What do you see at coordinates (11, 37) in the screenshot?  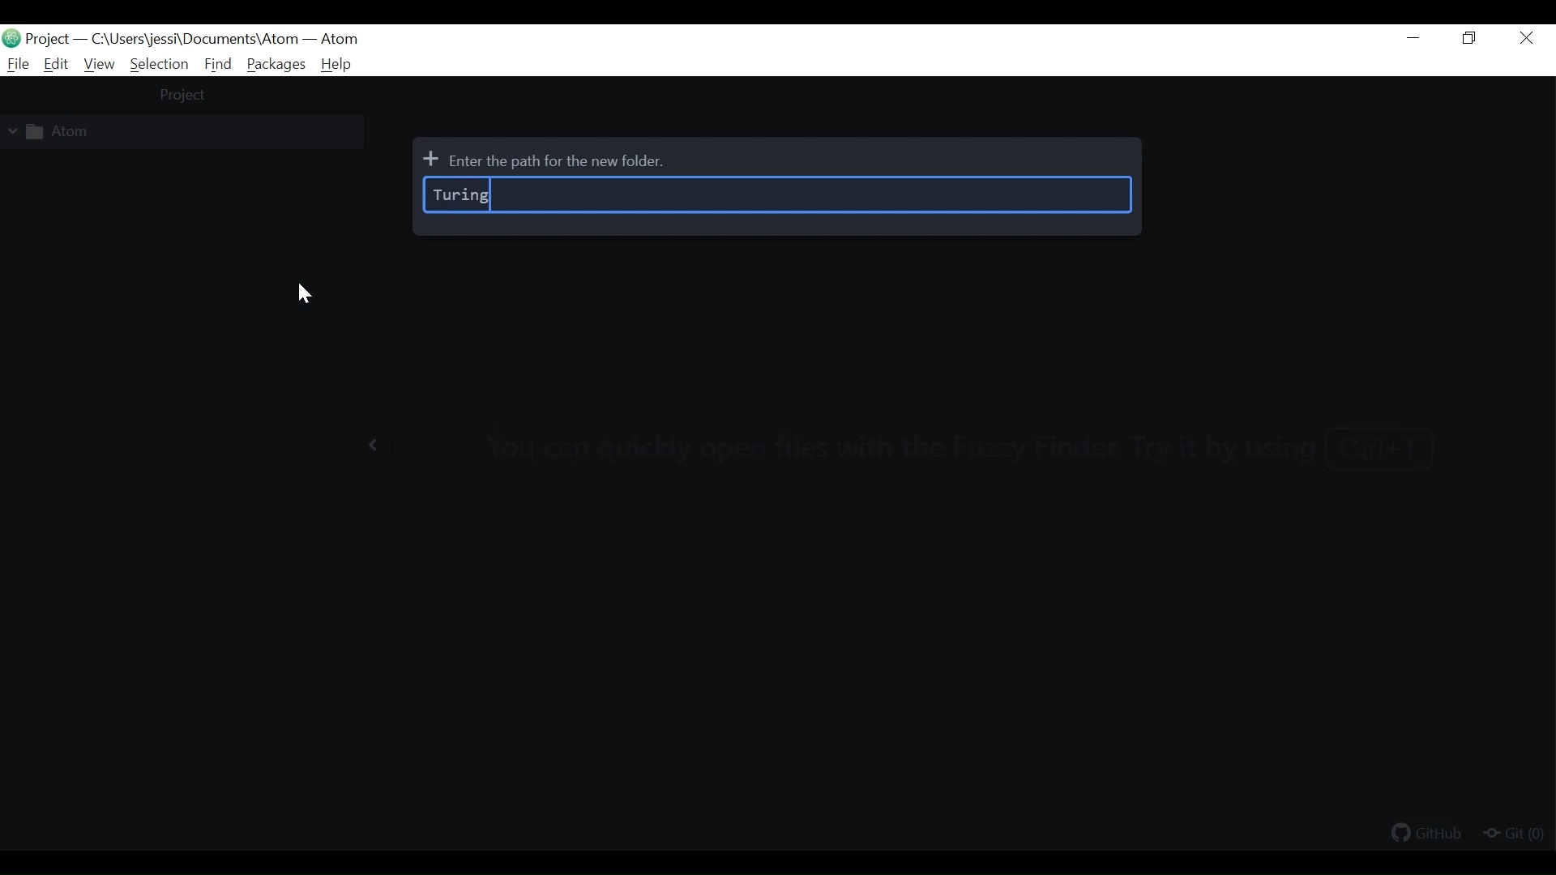 I see `Atom Desktop Icon` at bounding box center [11, 37].